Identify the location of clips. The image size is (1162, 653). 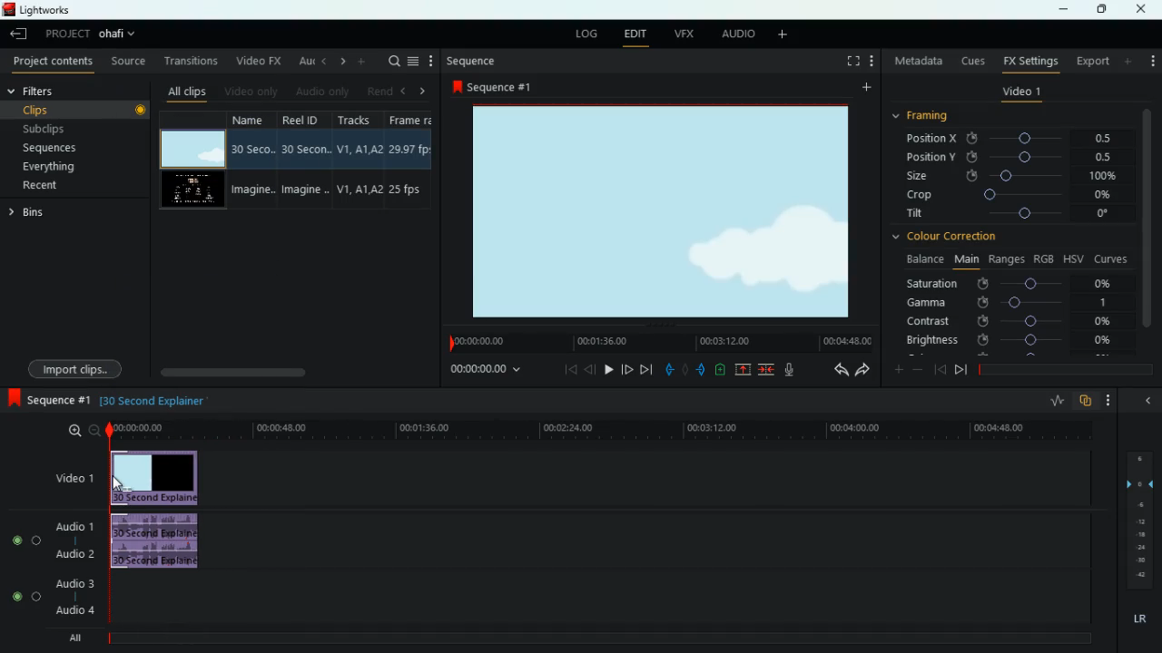
(79, 110).